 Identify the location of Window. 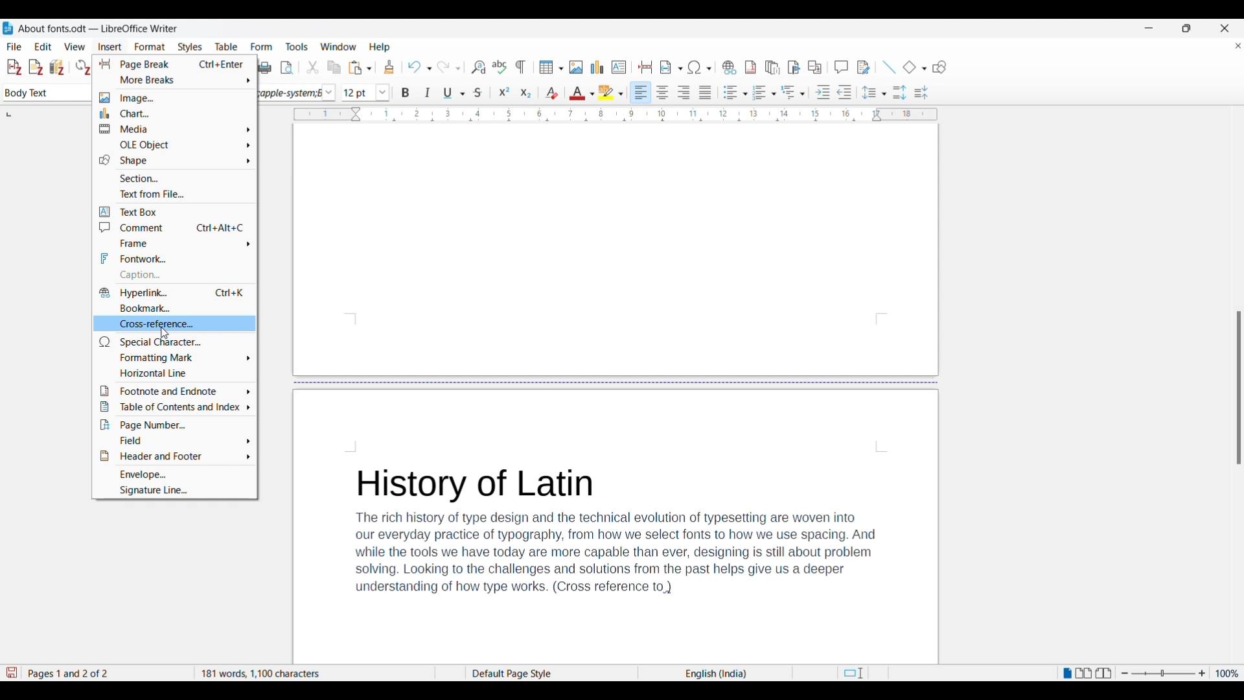
(338, 47).